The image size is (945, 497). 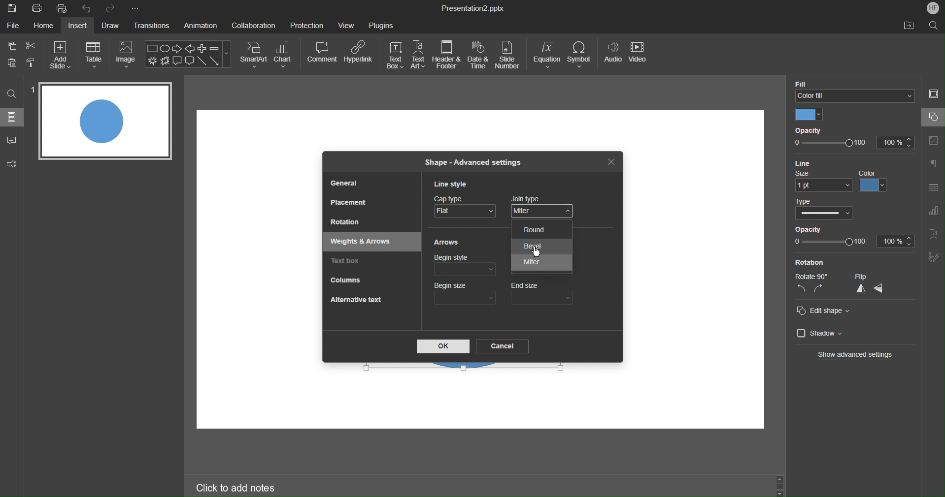 What do you see at coordinates (254, 54) in the screenshot?
I see `SmartArt` at bounding box center [254, 54].